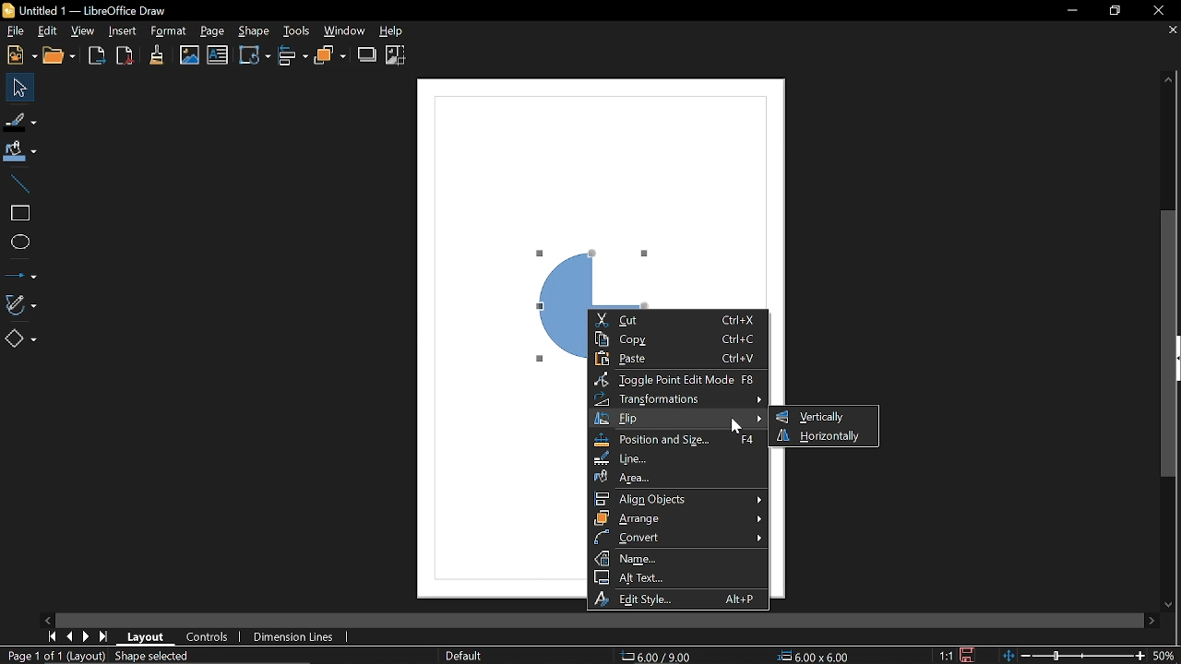 This screenshot has width=1181, height=664. Describe the element at coordinates (678, 339) in the screenshot. I see `Copy` at that location.